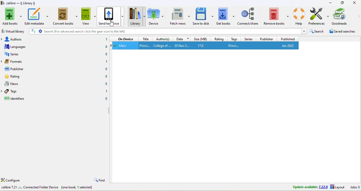 The image size is (361, 191). Describe the element at coordinates (320, 16) in the screenshot. I see `preferences` at that location.